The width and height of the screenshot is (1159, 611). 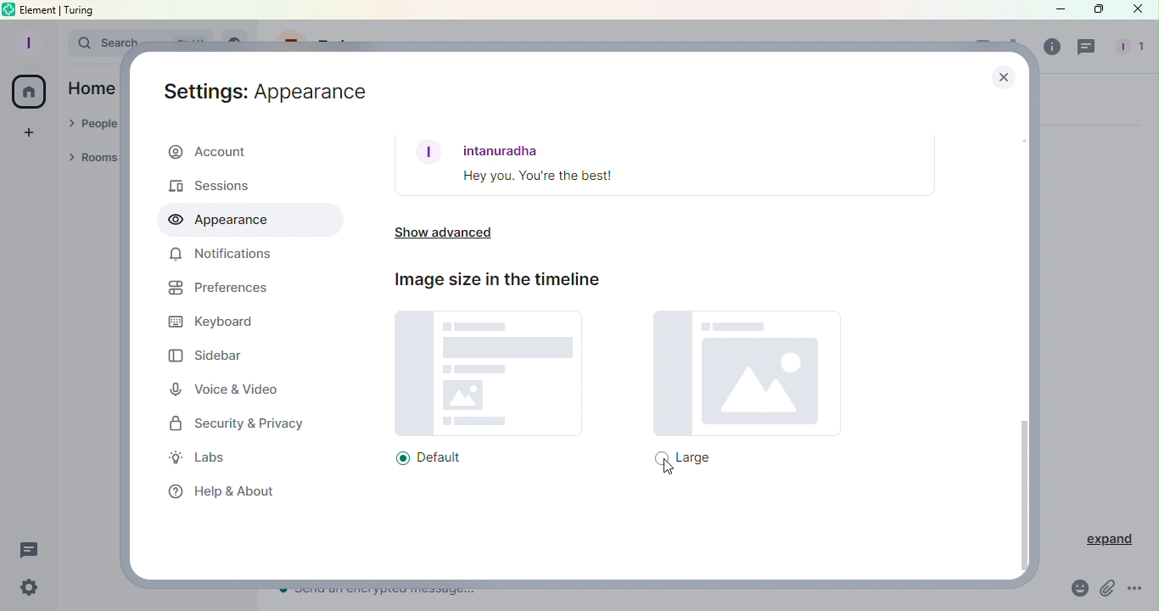 What do you see at coordinates (666, 165) in the screenshot?
I see `Font example` at bounding box center [666, 165].